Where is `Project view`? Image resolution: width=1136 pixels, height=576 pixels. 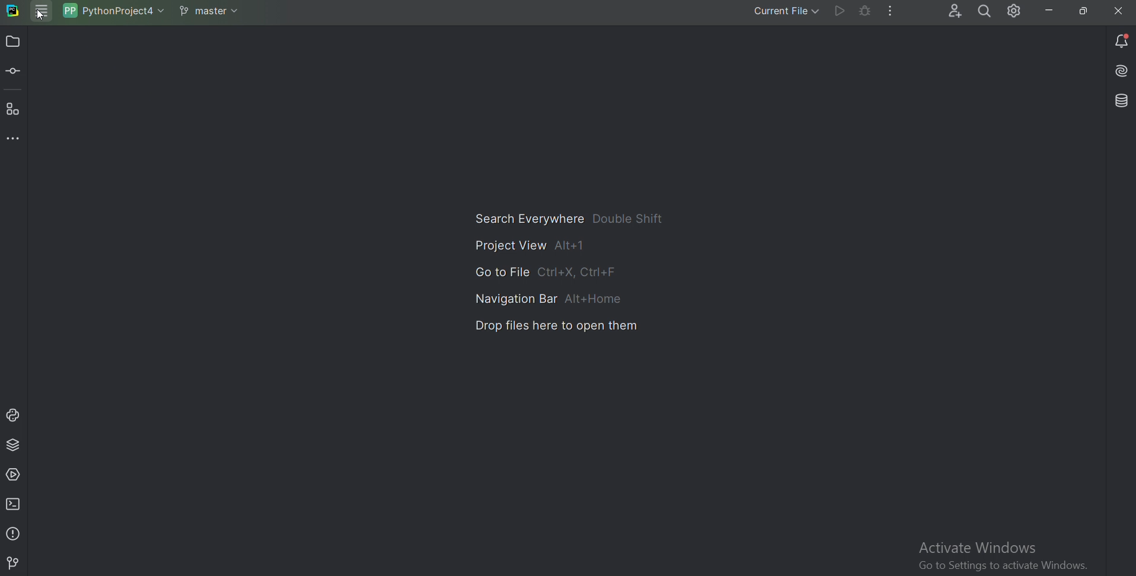 Project view is located at coordinates (519, 247).